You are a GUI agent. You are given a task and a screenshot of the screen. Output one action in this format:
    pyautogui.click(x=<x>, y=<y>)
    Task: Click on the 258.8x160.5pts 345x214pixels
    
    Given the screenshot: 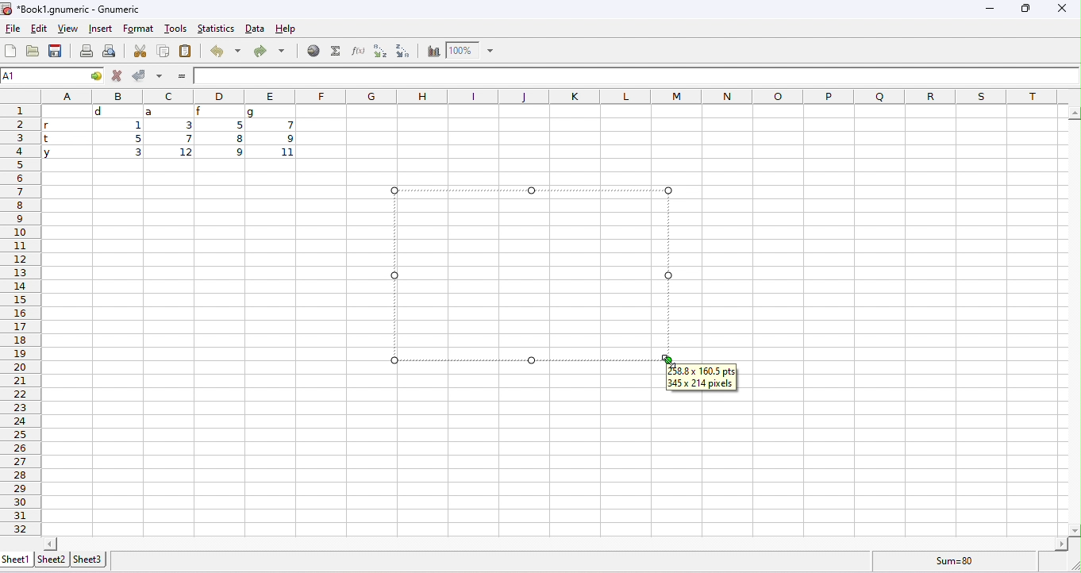 What is the action you would take?
    pyautogui.click(x=706, y=379)
    